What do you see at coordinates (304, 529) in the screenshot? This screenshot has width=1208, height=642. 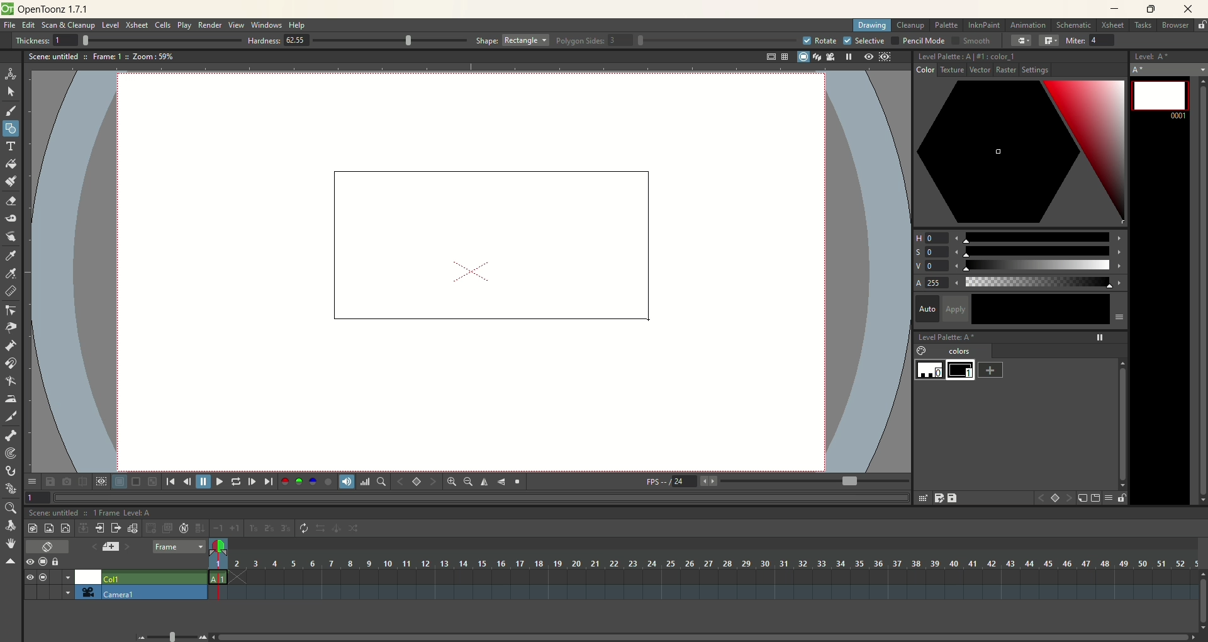 I see `repeat` at bounding box center [304, 529].